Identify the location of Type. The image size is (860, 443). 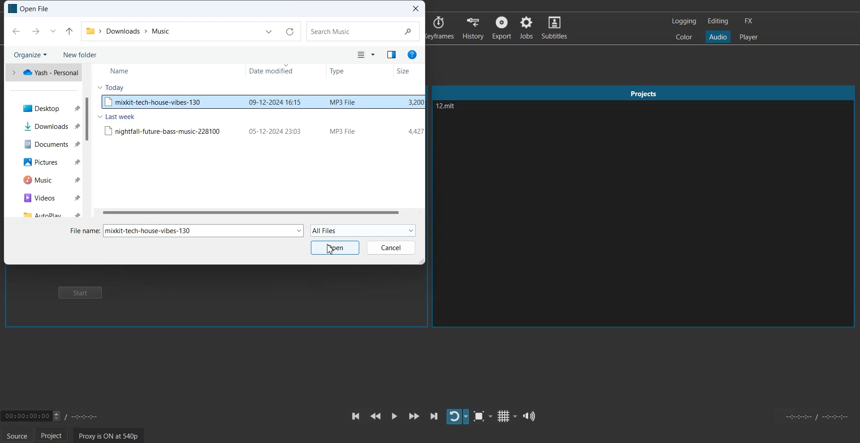
(338, 72).